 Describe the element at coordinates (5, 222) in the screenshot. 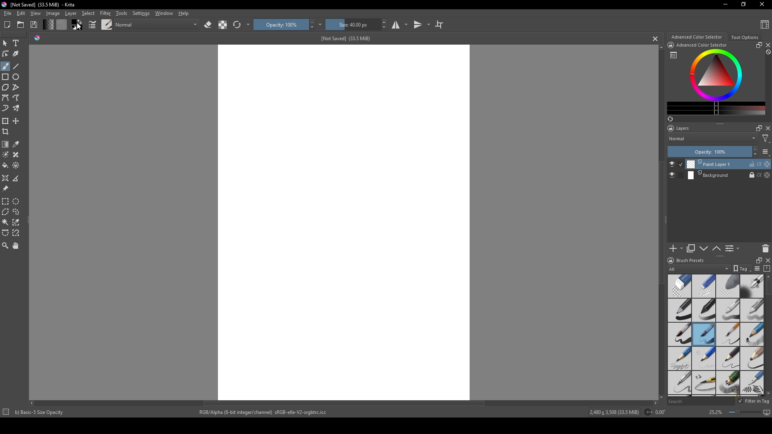

I see `magic wand` at that location.